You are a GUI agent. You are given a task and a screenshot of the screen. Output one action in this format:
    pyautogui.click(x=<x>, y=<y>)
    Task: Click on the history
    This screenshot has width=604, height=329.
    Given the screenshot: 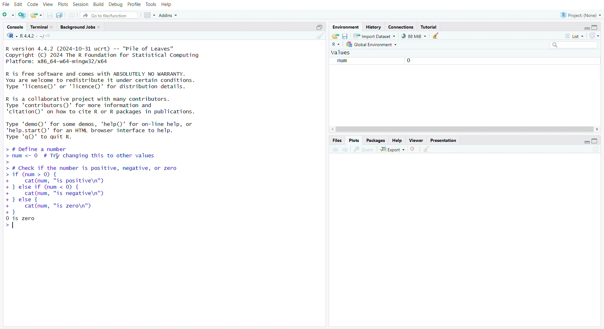 What is the action you would take?
    pyautogui.click(x=373, y=27)
    